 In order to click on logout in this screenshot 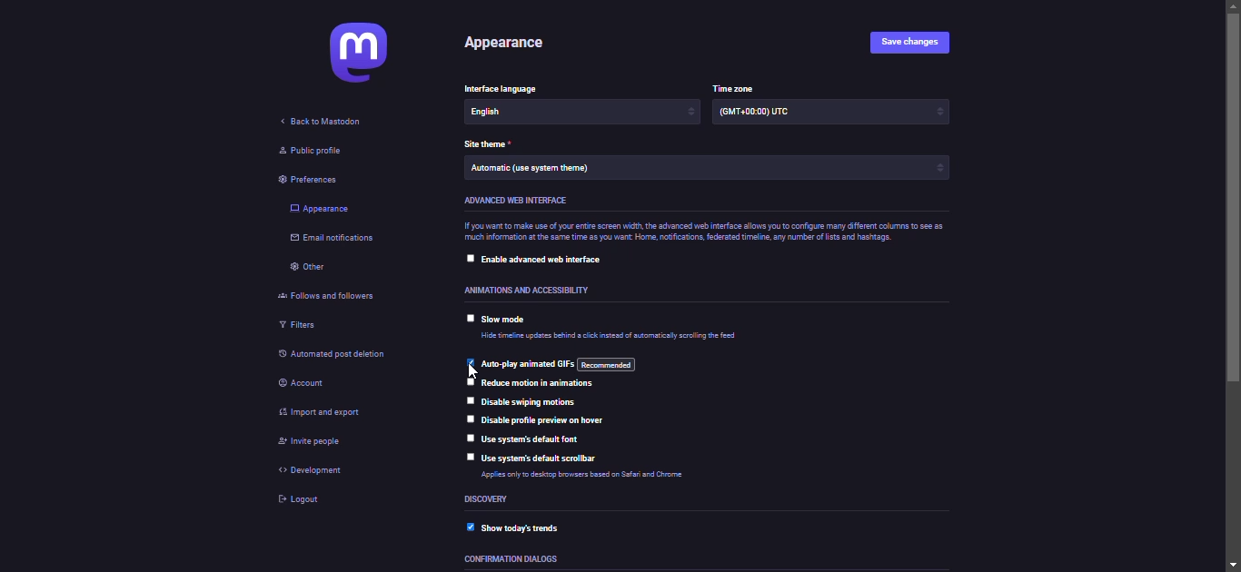, I will do `click(293, 501)`.